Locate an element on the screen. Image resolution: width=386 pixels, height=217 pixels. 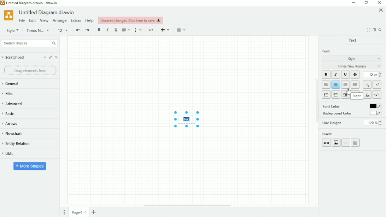
Align is located at coordinates (126, 30).